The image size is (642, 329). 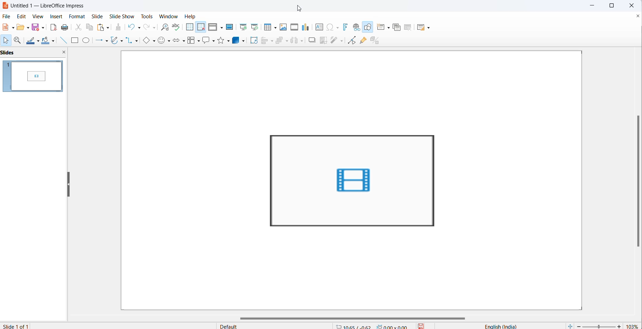 I want to click on selection markup, so click(x=435, y=133).